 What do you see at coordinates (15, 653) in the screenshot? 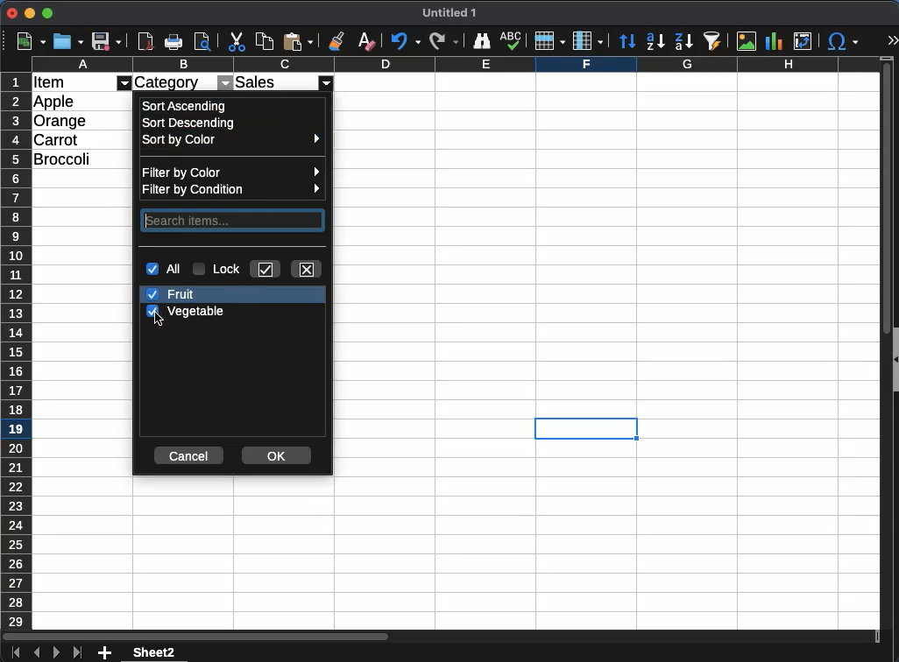
I see `first sheet` at bounding box center [15, 653].